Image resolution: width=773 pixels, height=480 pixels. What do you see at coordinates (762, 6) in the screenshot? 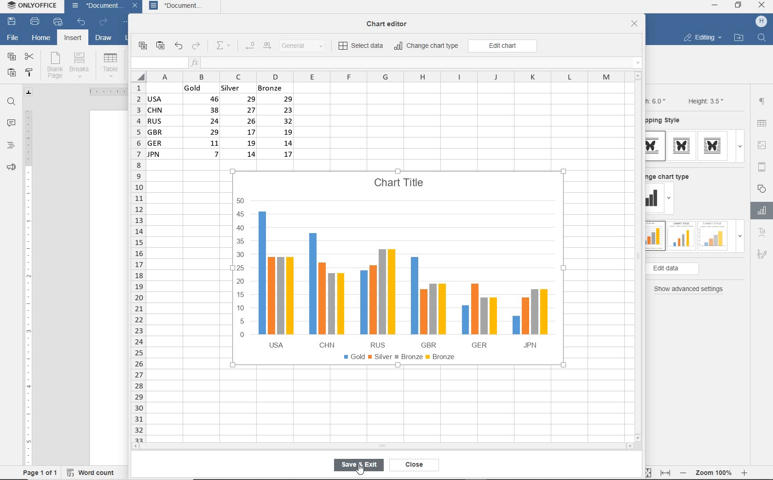
I see `close` at bounding box center [762, 6].